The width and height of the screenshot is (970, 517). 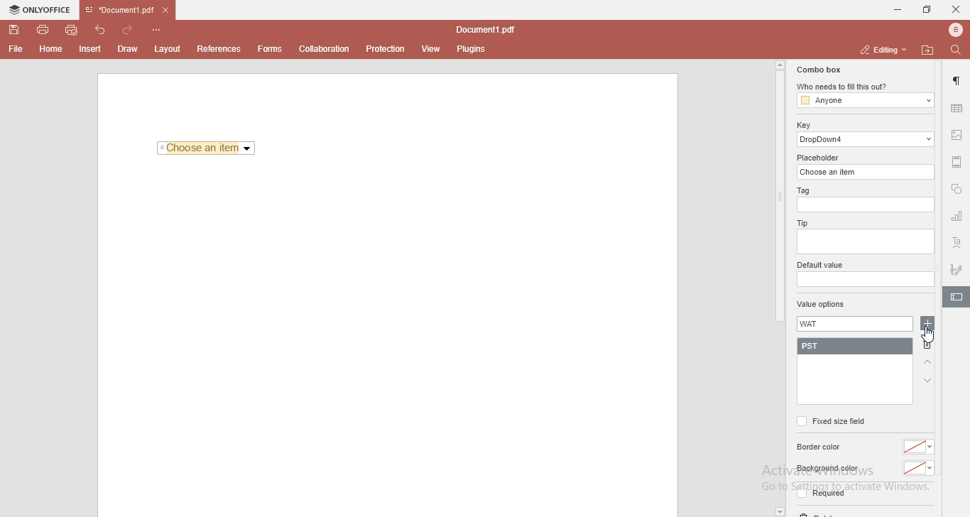 I want to click on arrow up, so click(x=928, y=363).